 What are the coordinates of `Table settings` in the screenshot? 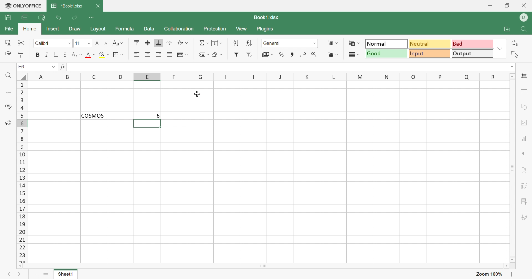 It's located at (524, 91).